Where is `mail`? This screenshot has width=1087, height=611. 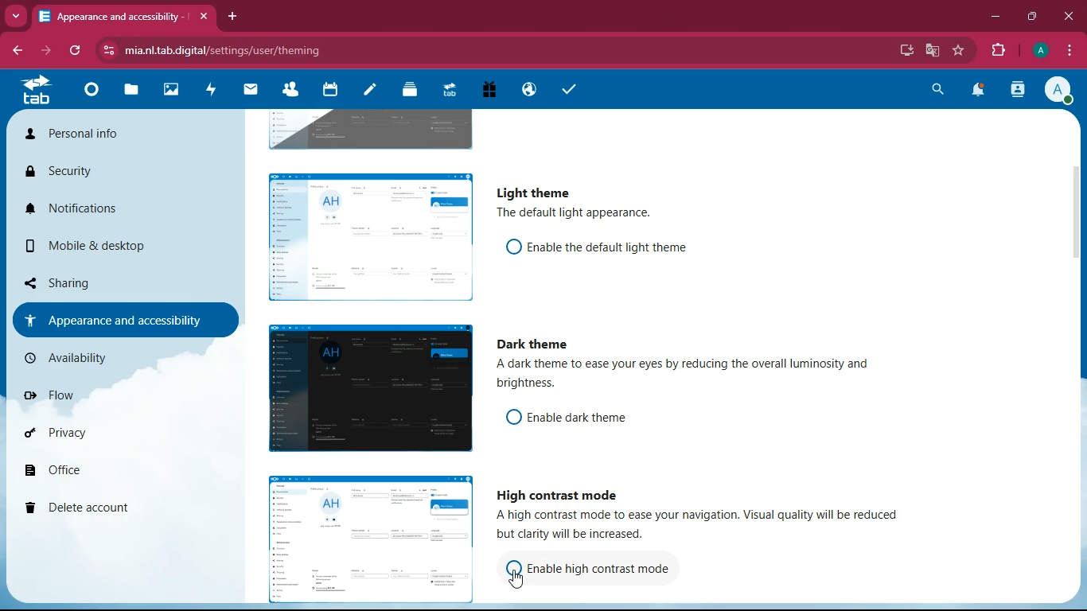
mail is located at coordinates (251, 91).